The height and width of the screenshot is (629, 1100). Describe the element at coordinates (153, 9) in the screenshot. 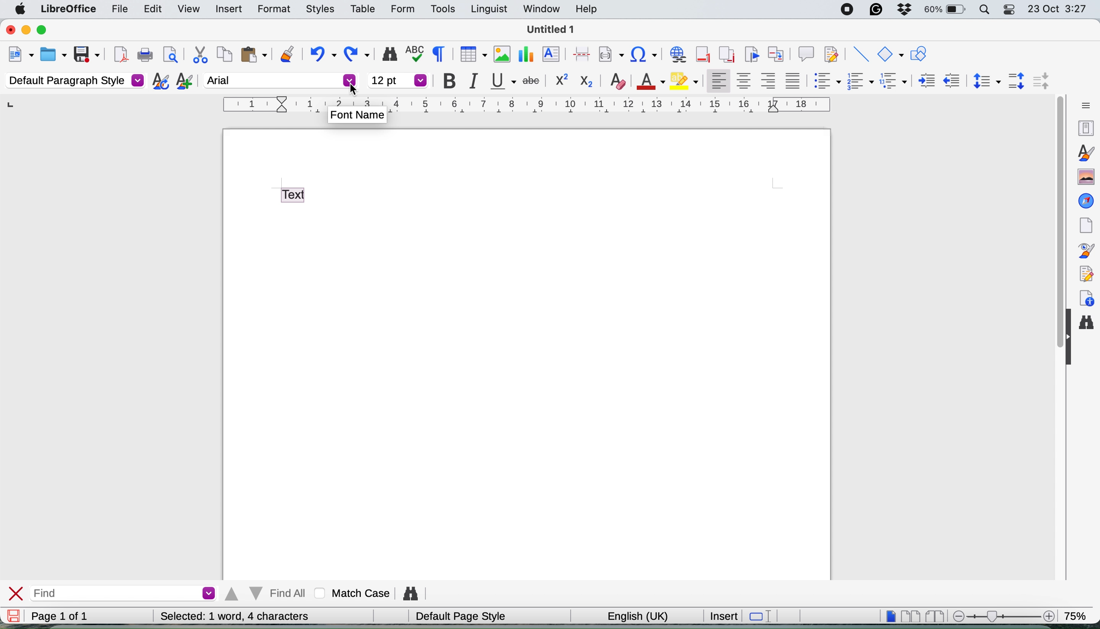

I see `edit` at that location.